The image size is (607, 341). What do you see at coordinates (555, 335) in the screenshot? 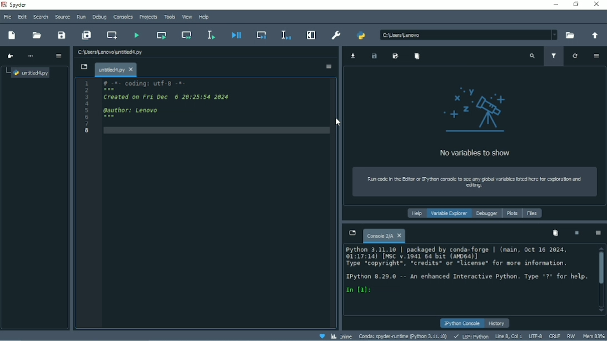
I see `CRLF` at bounding box center [555, 335].